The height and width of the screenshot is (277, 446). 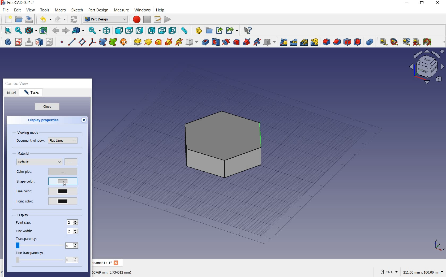 What do you see at coordinates (77, 10) in the screenshot?
I see `sketch` at bounding box center [77, 10].